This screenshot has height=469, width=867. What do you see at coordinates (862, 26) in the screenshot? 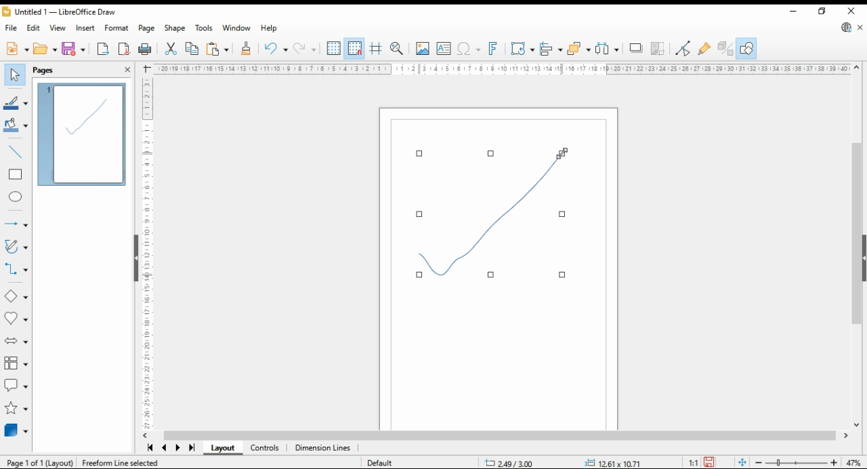
I see `close document` at bounding box center [862, 26].